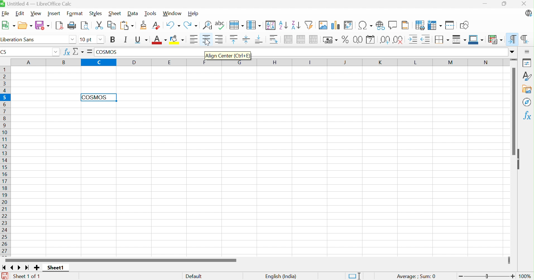 This screenshot has width=534, height=280. I want to click on English (India), so click(282, 277).